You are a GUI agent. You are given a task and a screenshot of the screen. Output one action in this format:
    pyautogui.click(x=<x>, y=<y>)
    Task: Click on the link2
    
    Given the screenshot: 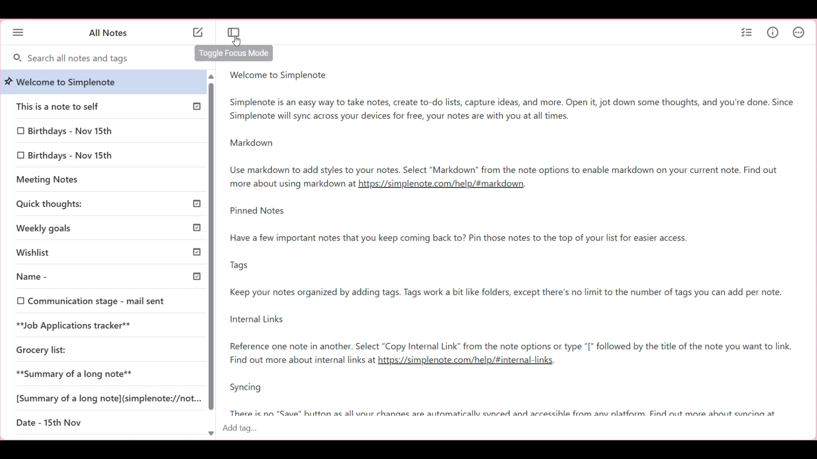 What is the action you would take?
    pyautogui.click(x=473, y=361)
    